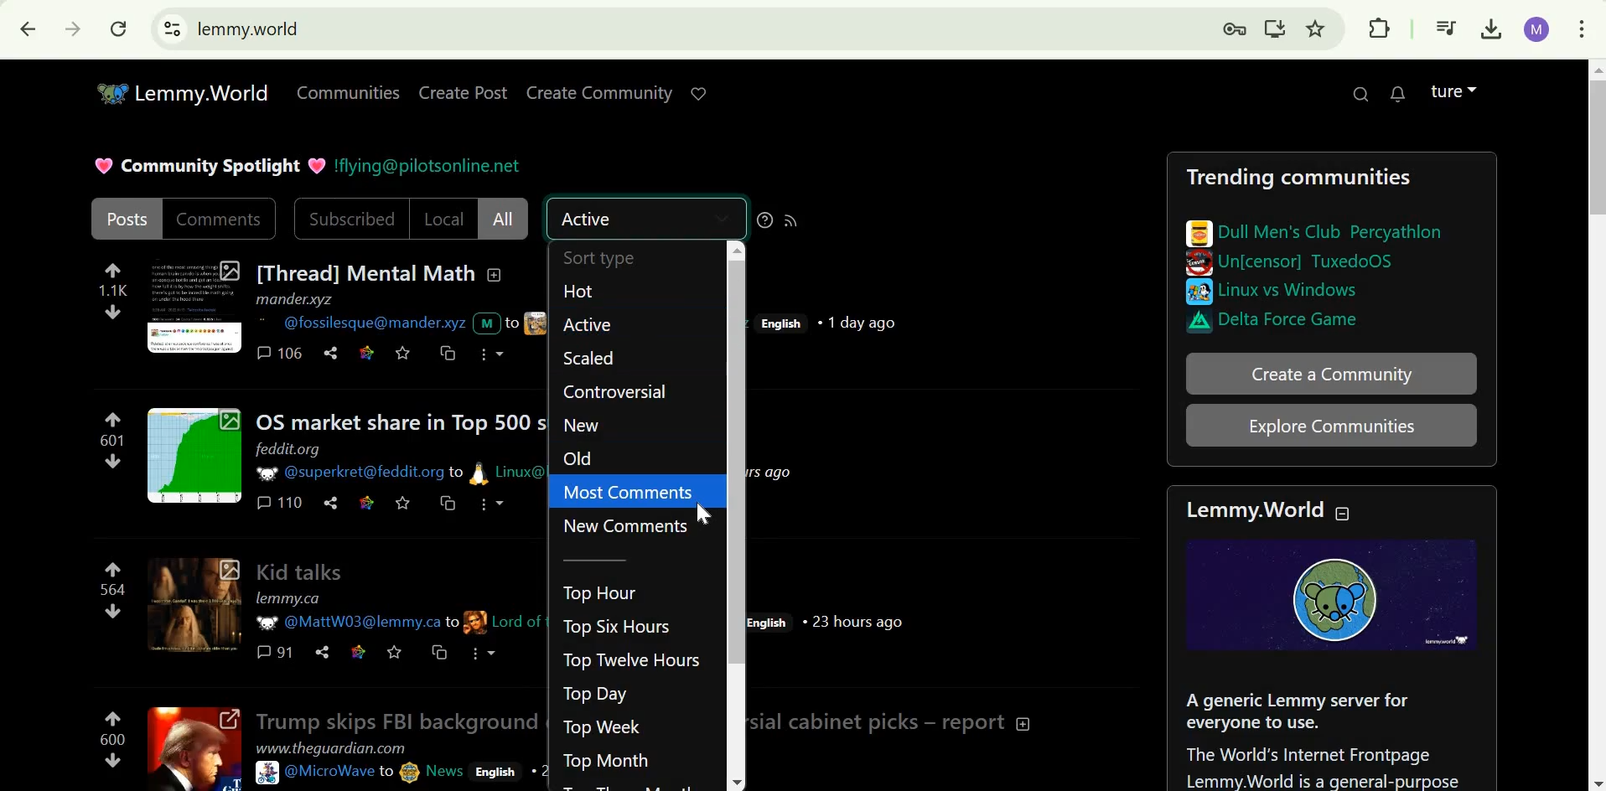 The image size is (1606, 791). What do you see at coordinates (628, 493) in the screenshot?
I see `Most comments` at bounding box center [628, 493].